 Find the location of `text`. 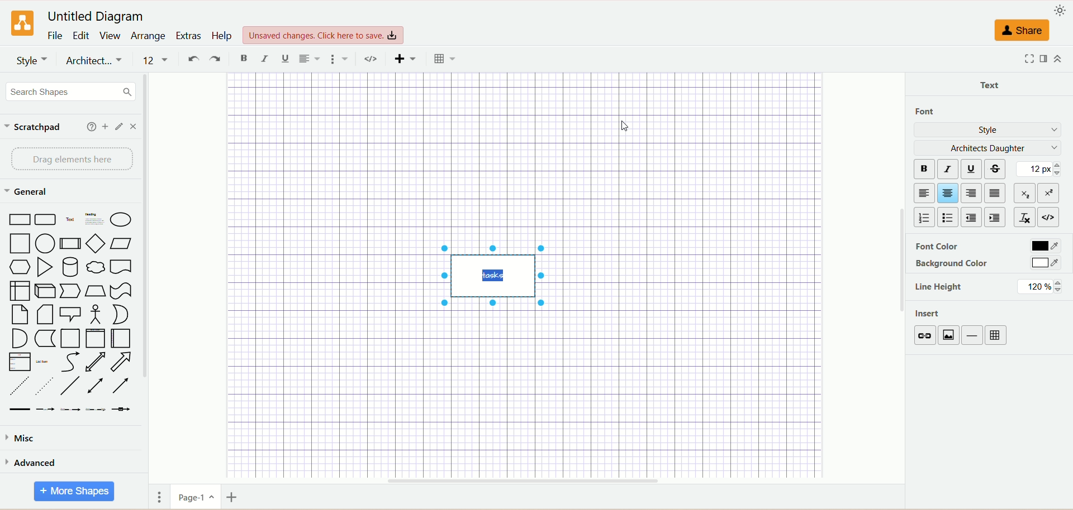

text is located at coordinates (992, 83).